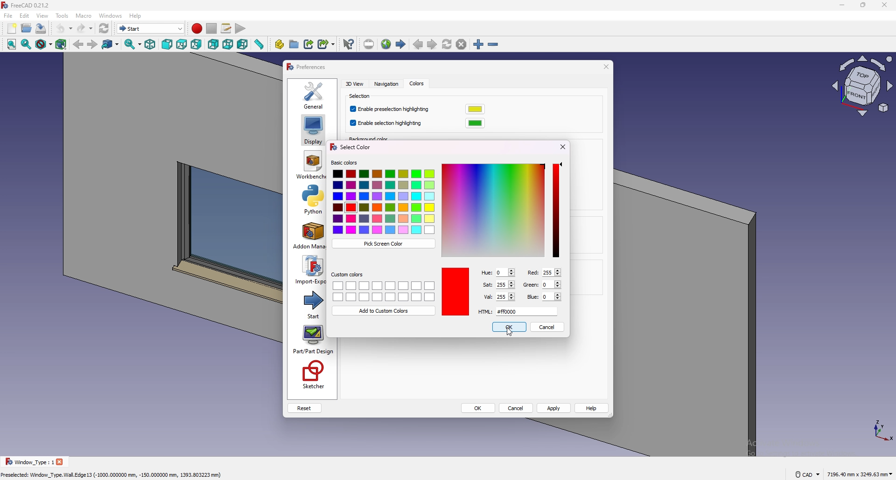 The width and height of the screenshot is (896, 480). I want to click on rear, so click(213, 45).